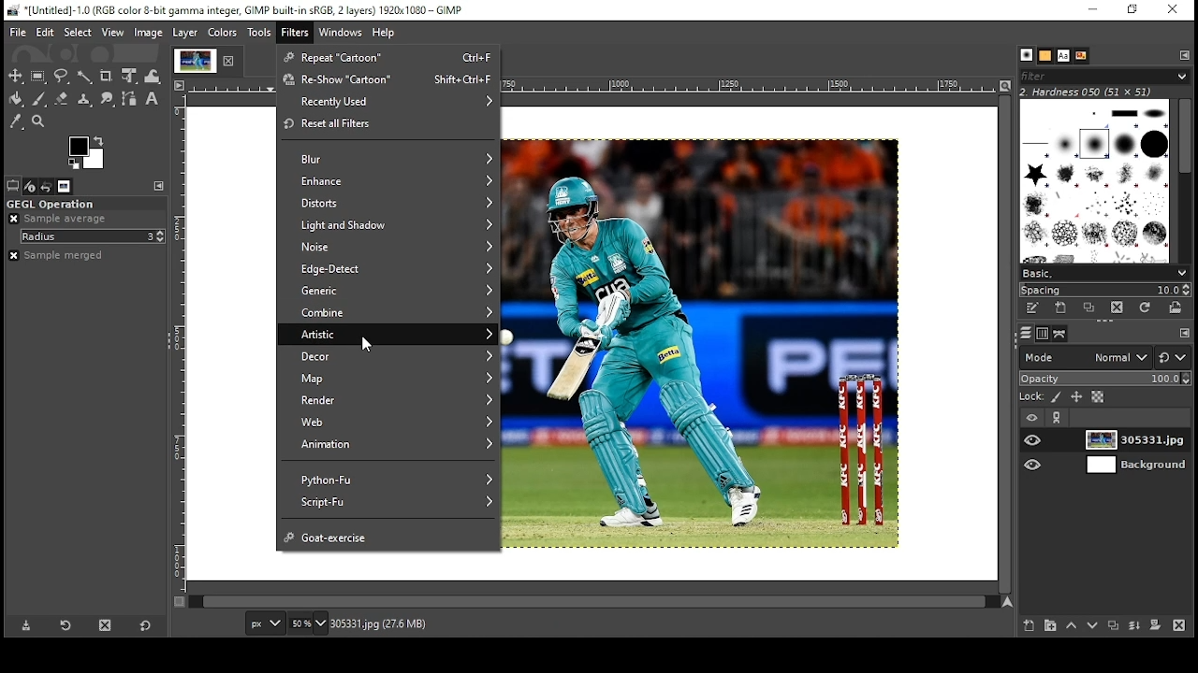 This screenshot has width=1198, height=673. What do you see at coordinates (1035, 442) in the screenshot?
I see `layer on/off` at bounding box center [1035, 442].